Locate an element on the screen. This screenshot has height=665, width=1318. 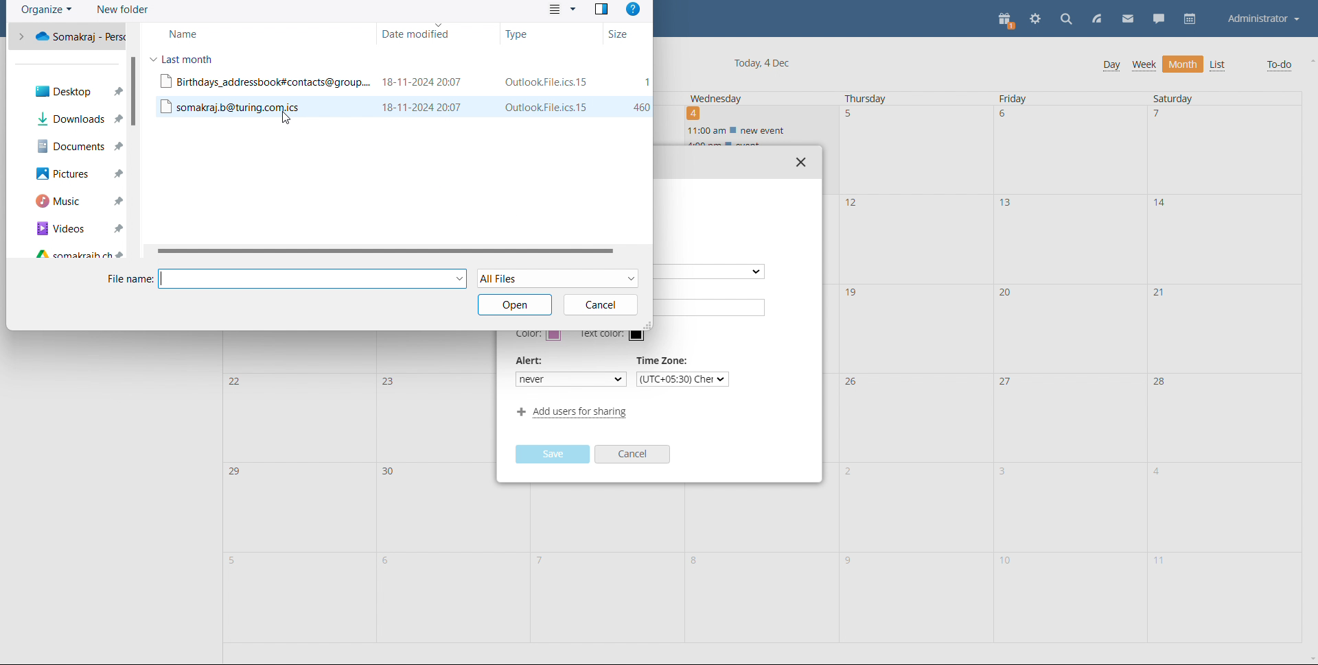
view is located at coordinates (562, 10).